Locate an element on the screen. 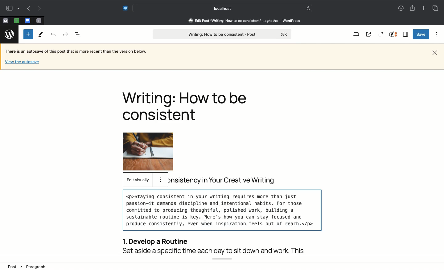 The image size is (444, 270). Extensions is located at coordinates (125, 7).